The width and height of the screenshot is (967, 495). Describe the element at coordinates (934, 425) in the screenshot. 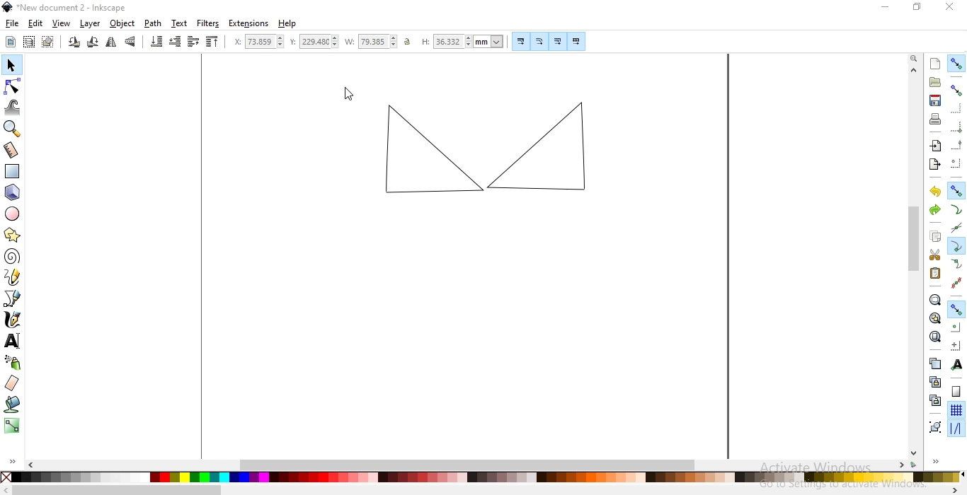

I see `group selected objects` at that location.